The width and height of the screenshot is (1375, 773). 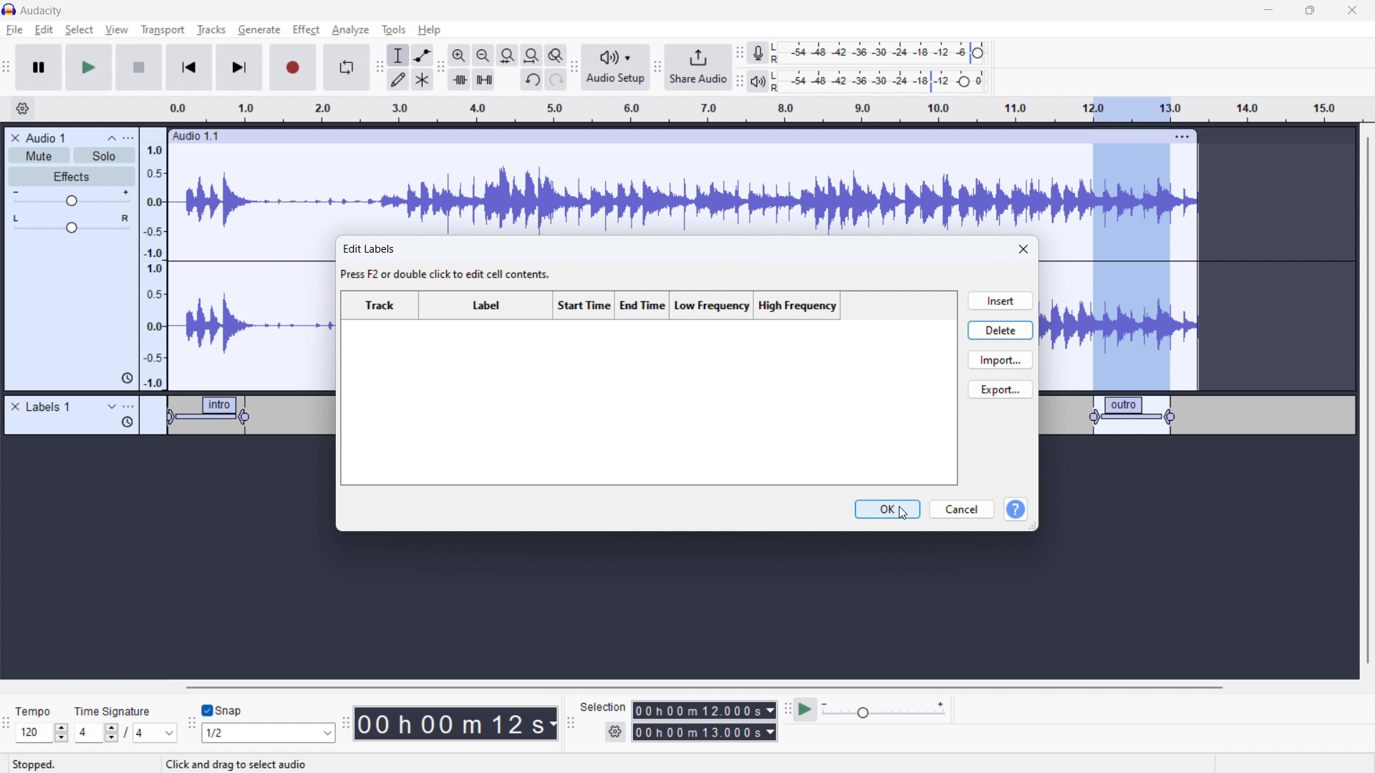 I want to click on cancel, so click(x=962, y=510).